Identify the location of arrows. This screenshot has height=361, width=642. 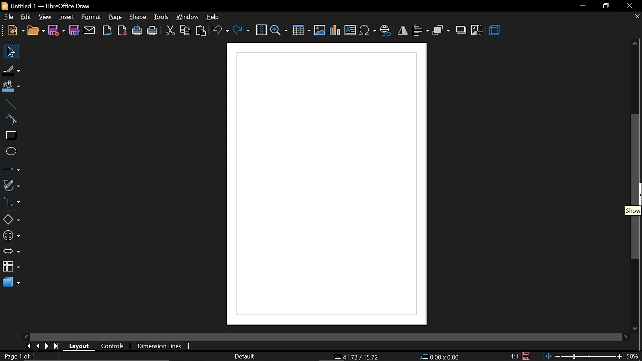
(11, 252).